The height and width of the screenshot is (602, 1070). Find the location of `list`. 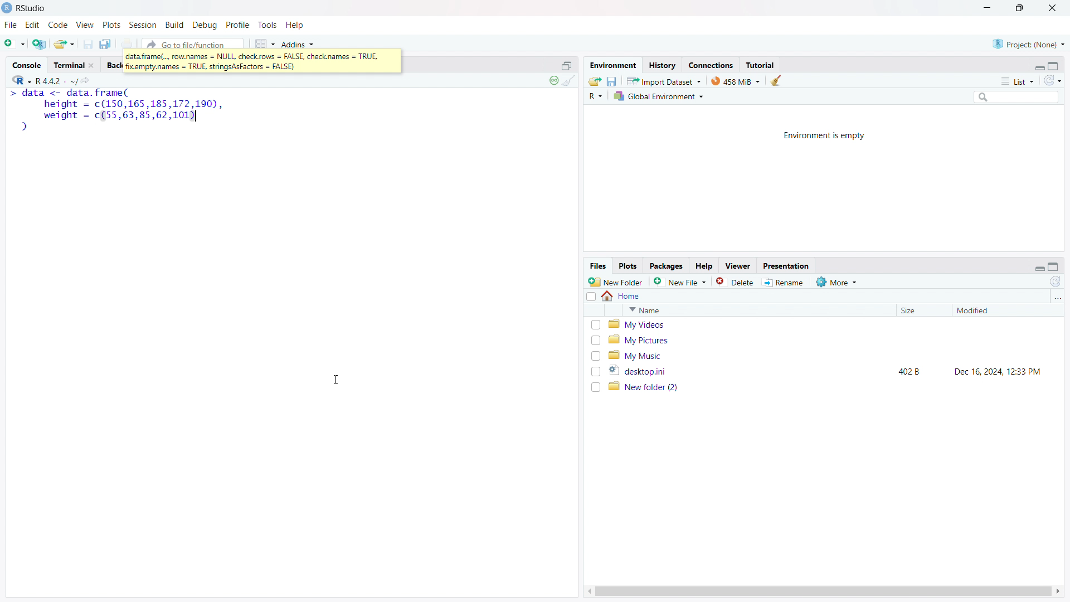

list is located at coordinates (1017, 81).